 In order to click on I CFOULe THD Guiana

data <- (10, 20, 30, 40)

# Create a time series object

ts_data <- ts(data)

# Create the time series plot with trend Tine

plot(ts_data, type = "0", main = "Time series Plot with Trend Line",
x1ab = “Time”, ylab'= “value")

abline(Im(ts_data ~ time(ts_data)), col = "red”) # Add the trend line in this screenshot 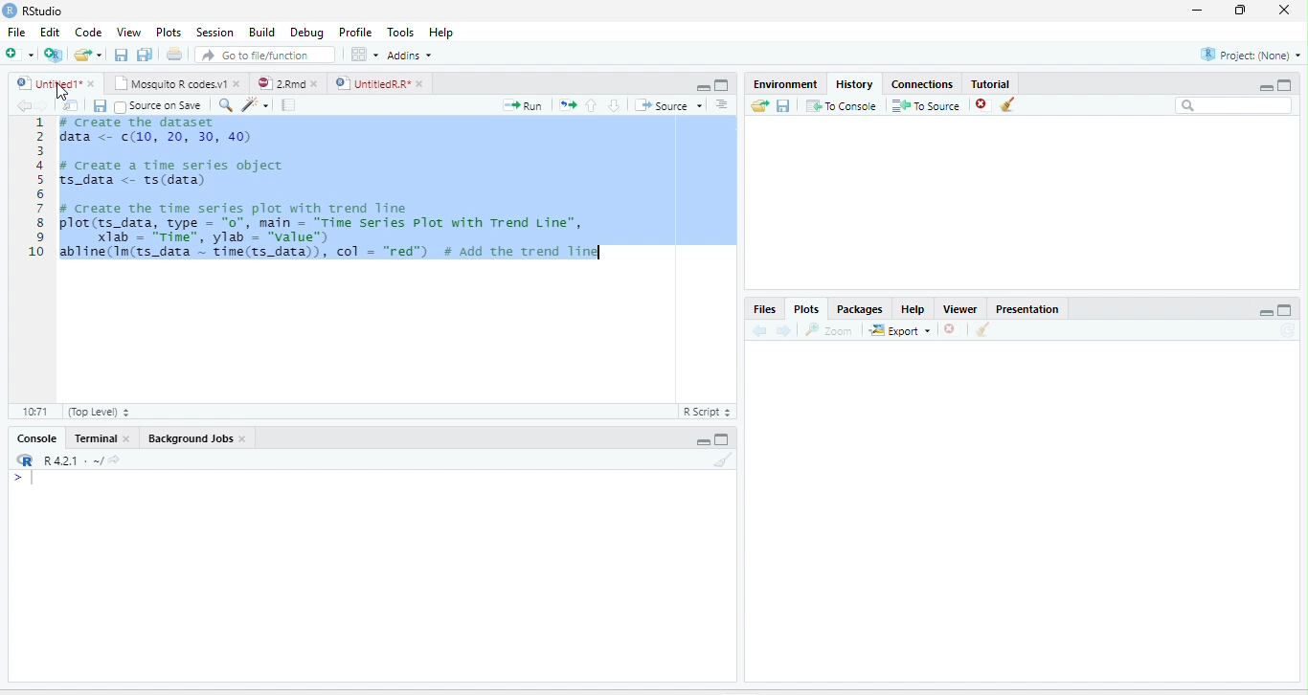, I will do `click(332, 191)`.